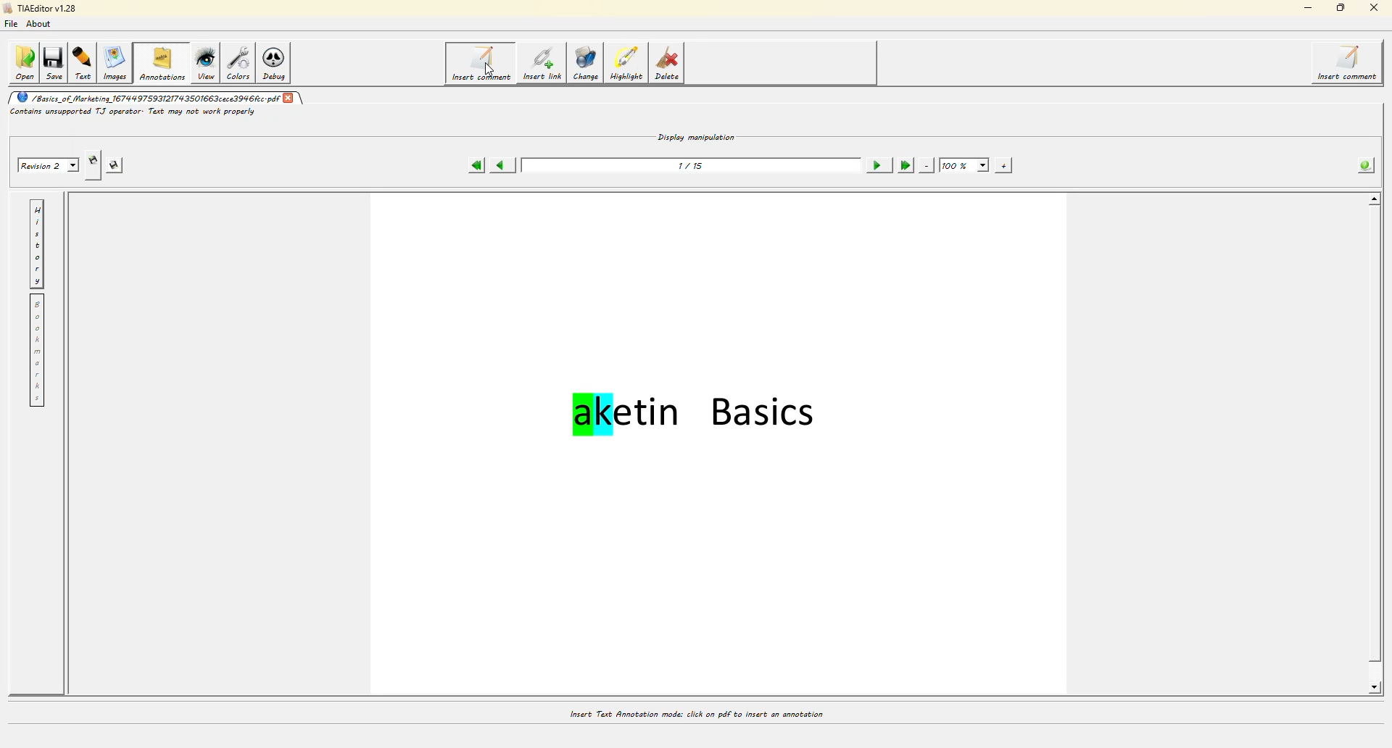 Image resolution: width=1392 pixels, height=748 pixels. What do you see at coordinates (489, 70) in the screenshot?
I see `cursor` at bounding box center [489, 70].